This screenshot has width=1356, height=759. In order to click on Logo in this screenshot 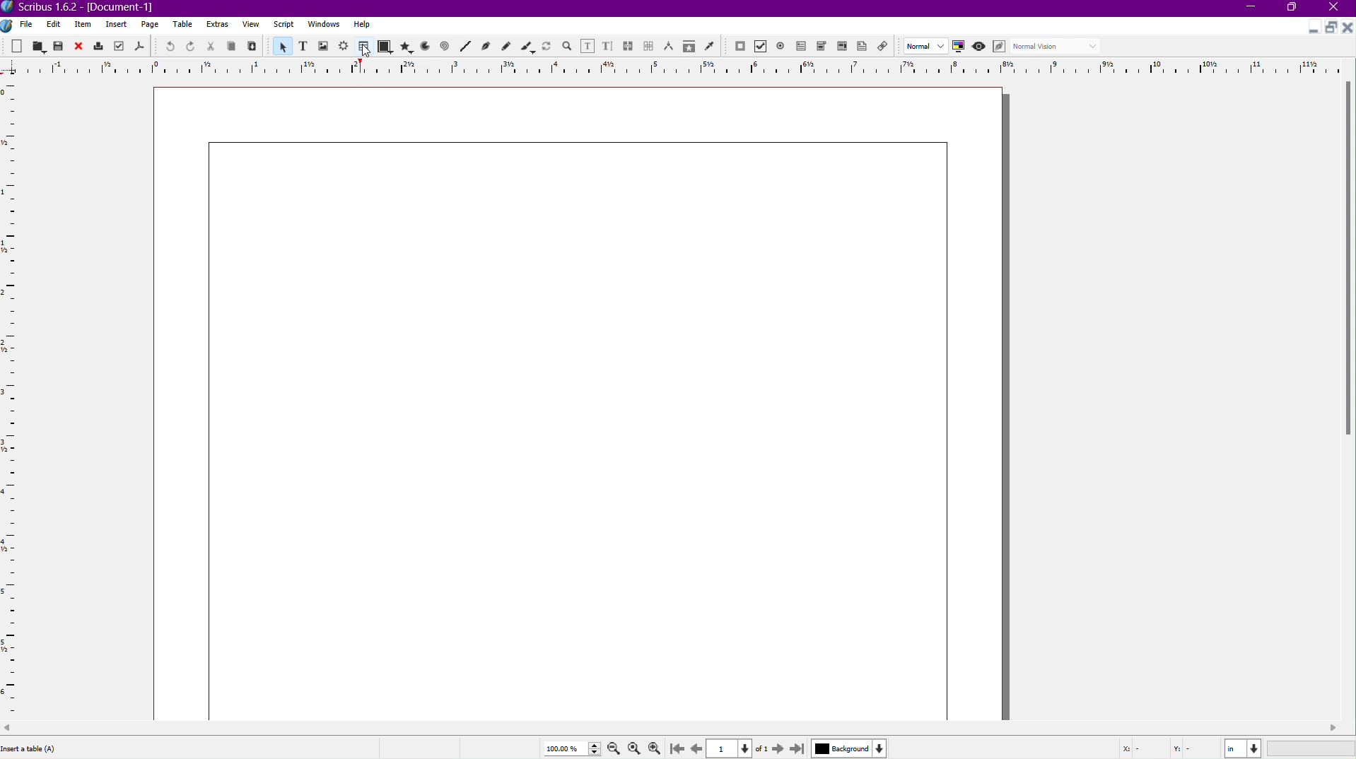, I will do `click(8, 25)`.